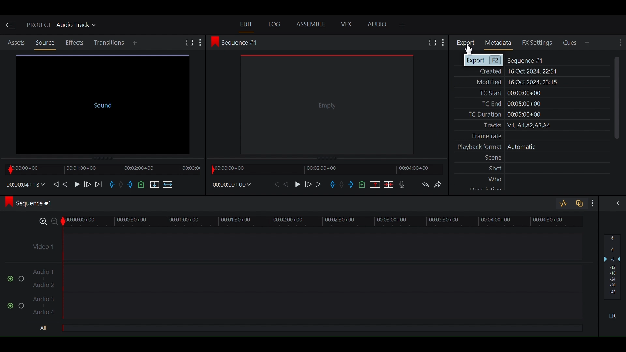  I want to click on Mark out, so click(131, 185).